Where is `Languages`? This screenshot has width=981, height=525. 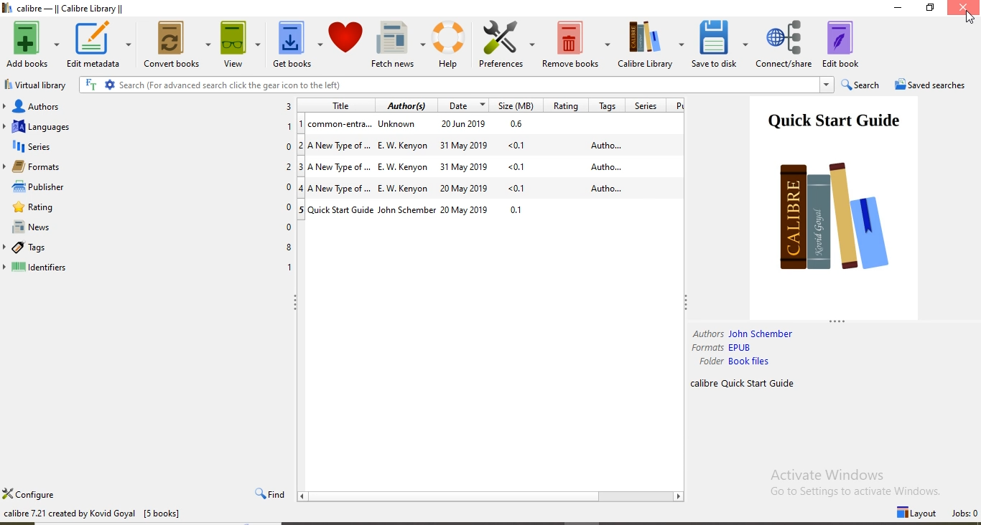
Languages is located at coordinates (148, 126).